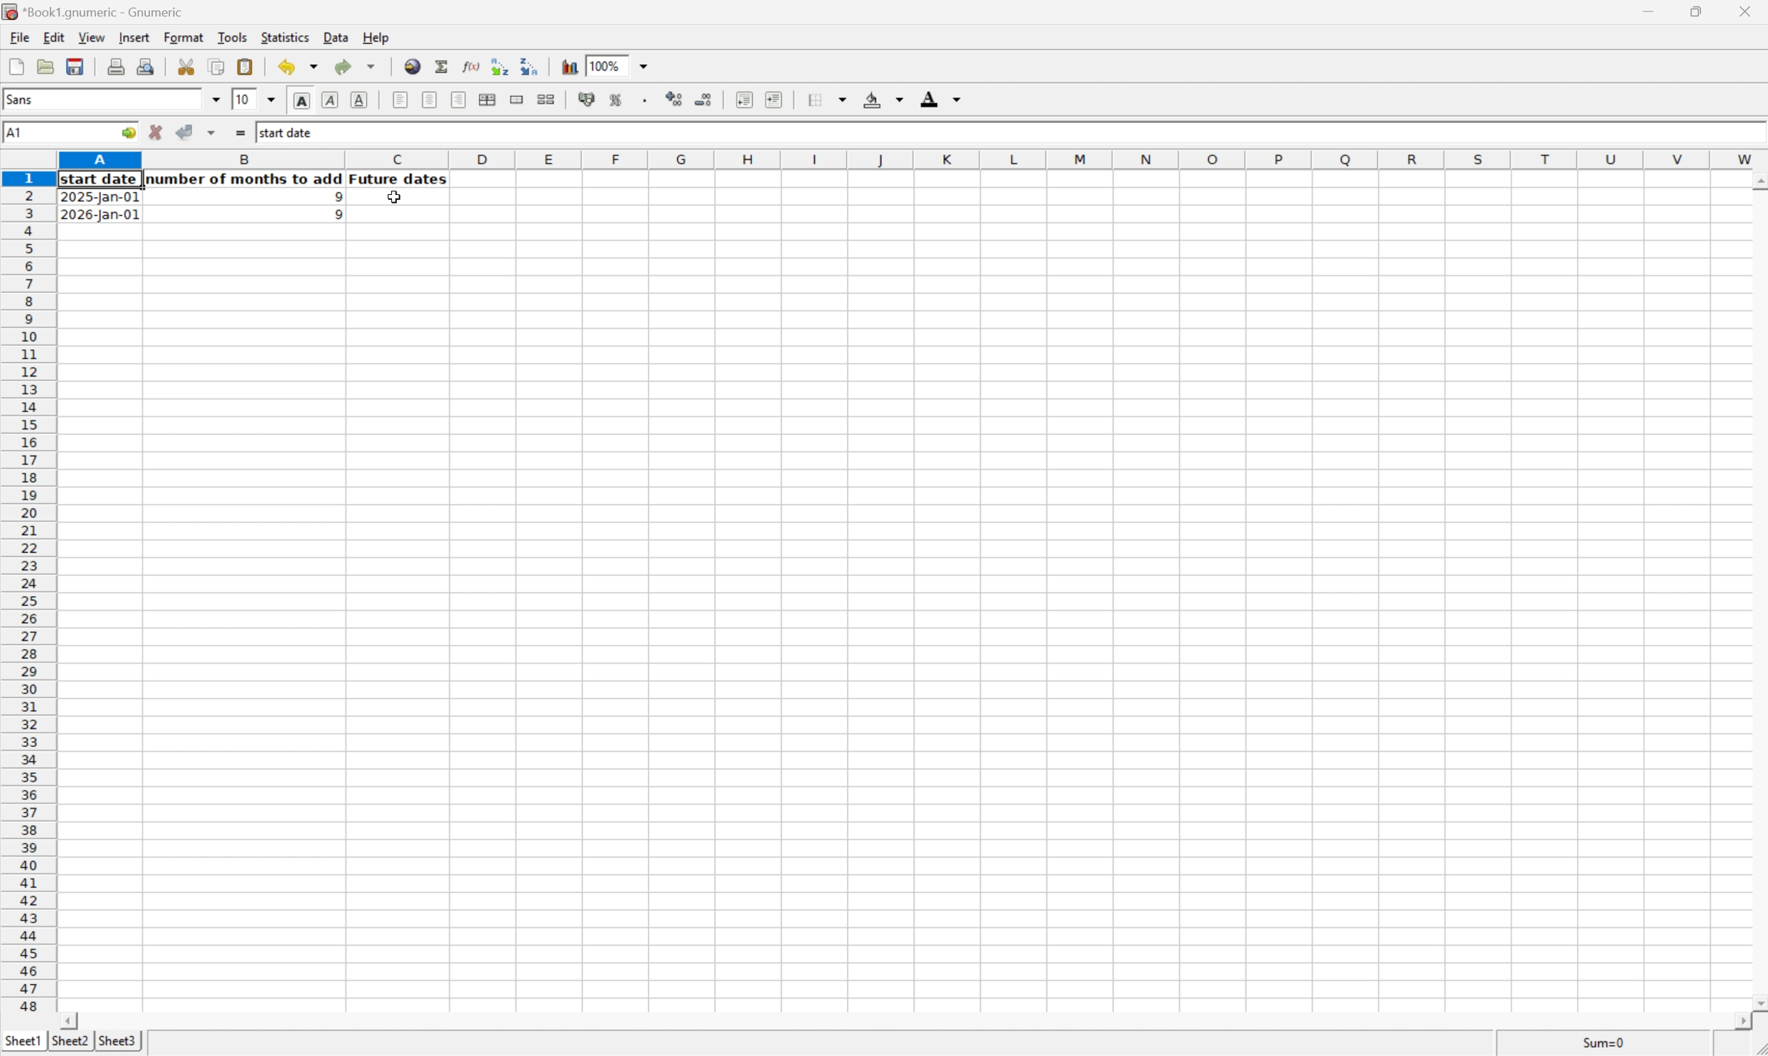 This screenshot has height=1056, width=1768. What do you see at coordinates (70, 1041) in the screenshot?
I see `Sheet2` at bounding box center [70, 1041].